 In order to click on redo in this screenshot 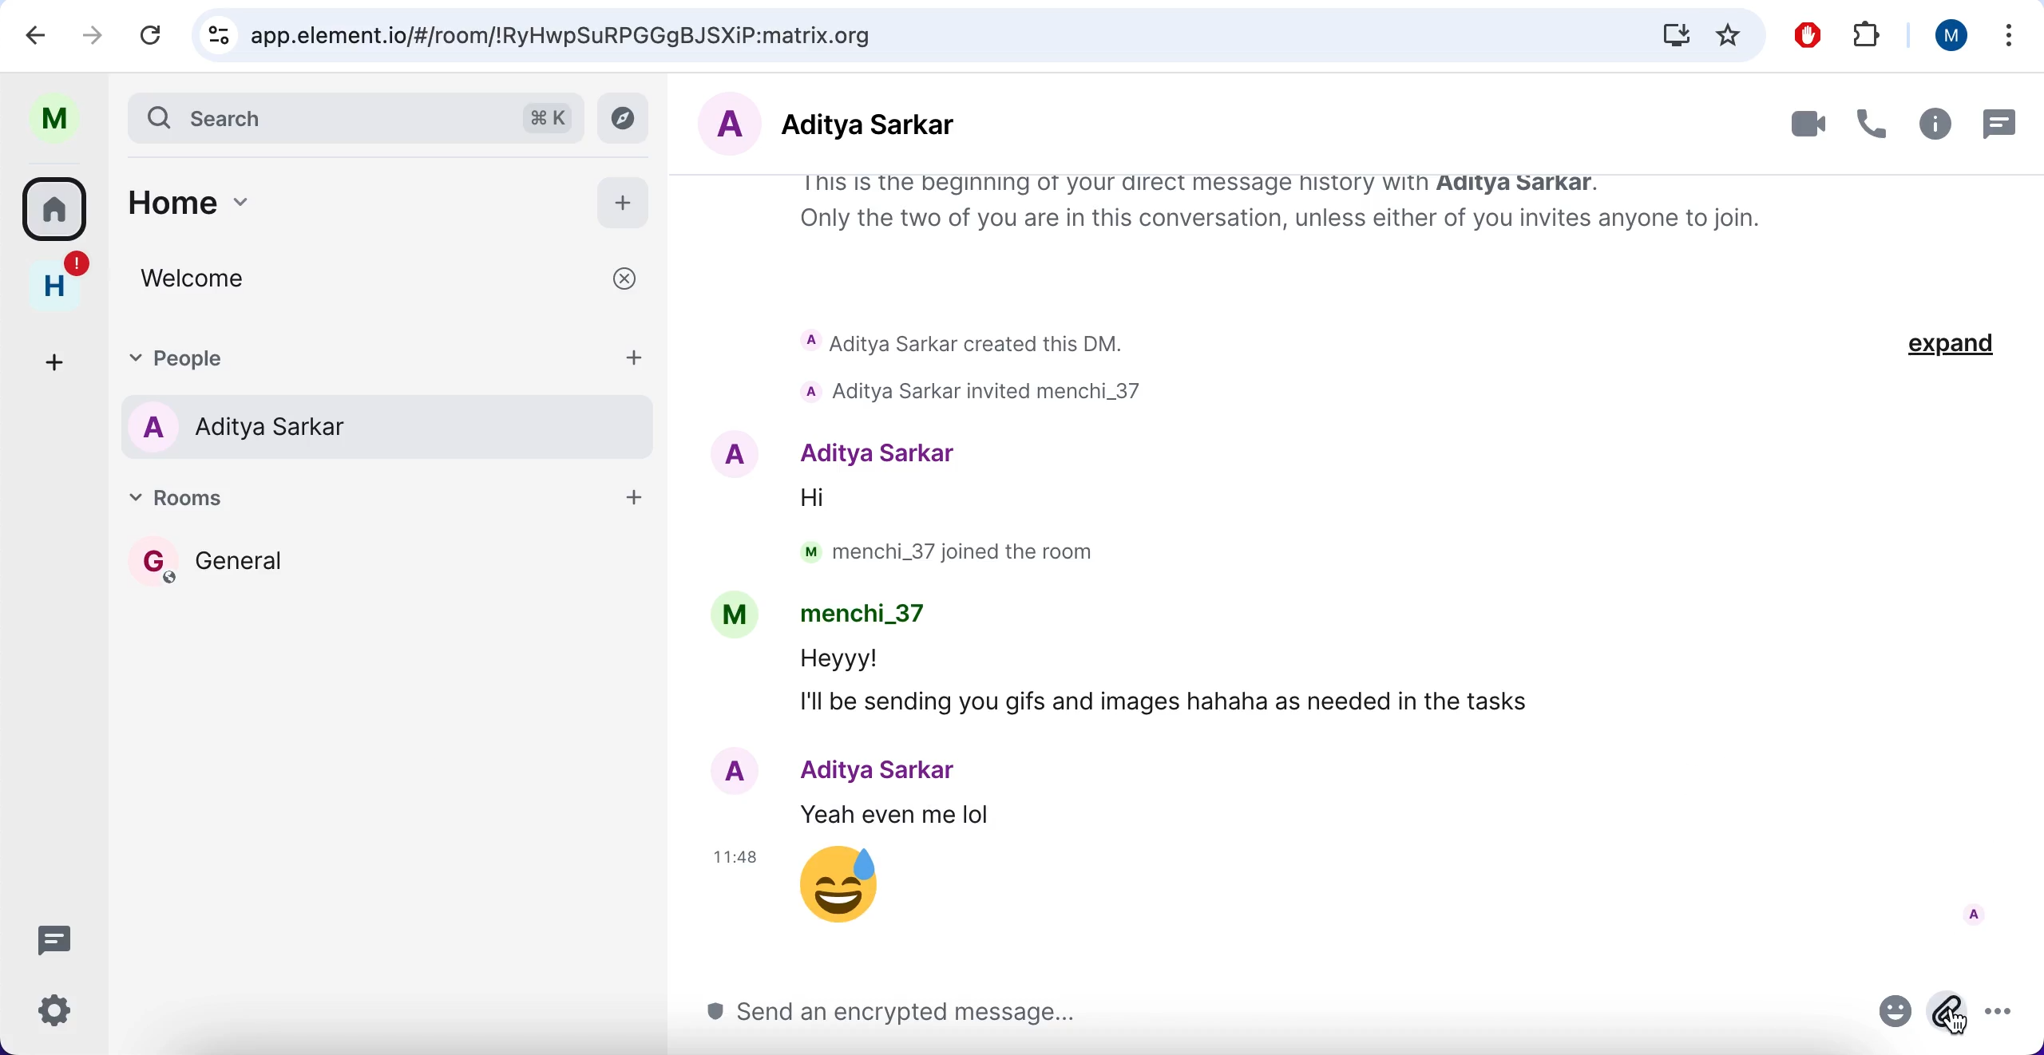, I will do `click(96, 36)`.